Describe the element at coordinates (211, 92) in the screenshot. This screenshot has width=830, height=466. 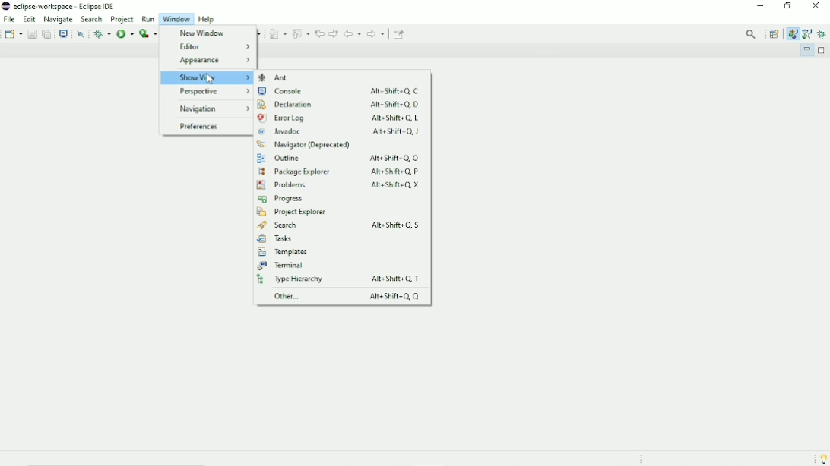
I see `Perspective` at that location.